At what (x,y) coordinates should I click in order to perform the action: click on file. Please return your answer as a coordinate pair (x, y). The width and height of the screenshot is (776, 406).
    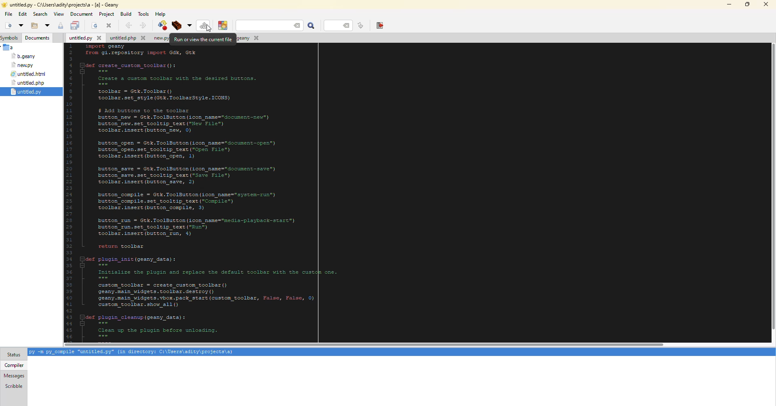
    Looking at the image, I should click on (247, 38).